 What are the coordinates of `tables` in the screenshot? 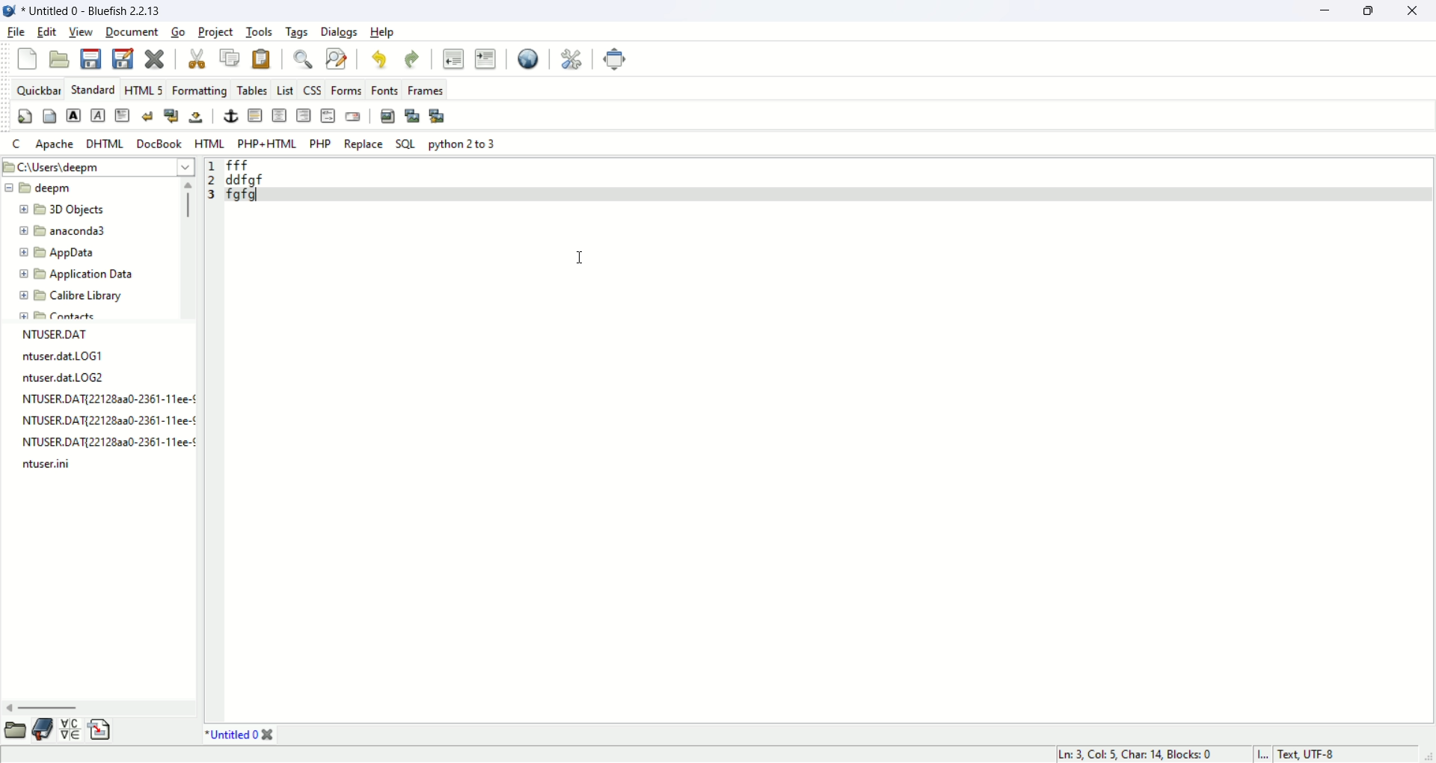 It's located at (248, 89).